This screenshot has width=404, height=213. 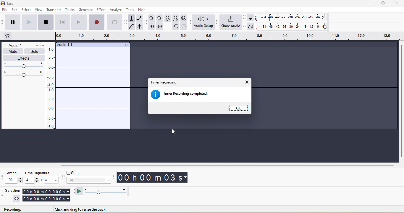 I want to click on play at speed, so click(x=109, y=192).